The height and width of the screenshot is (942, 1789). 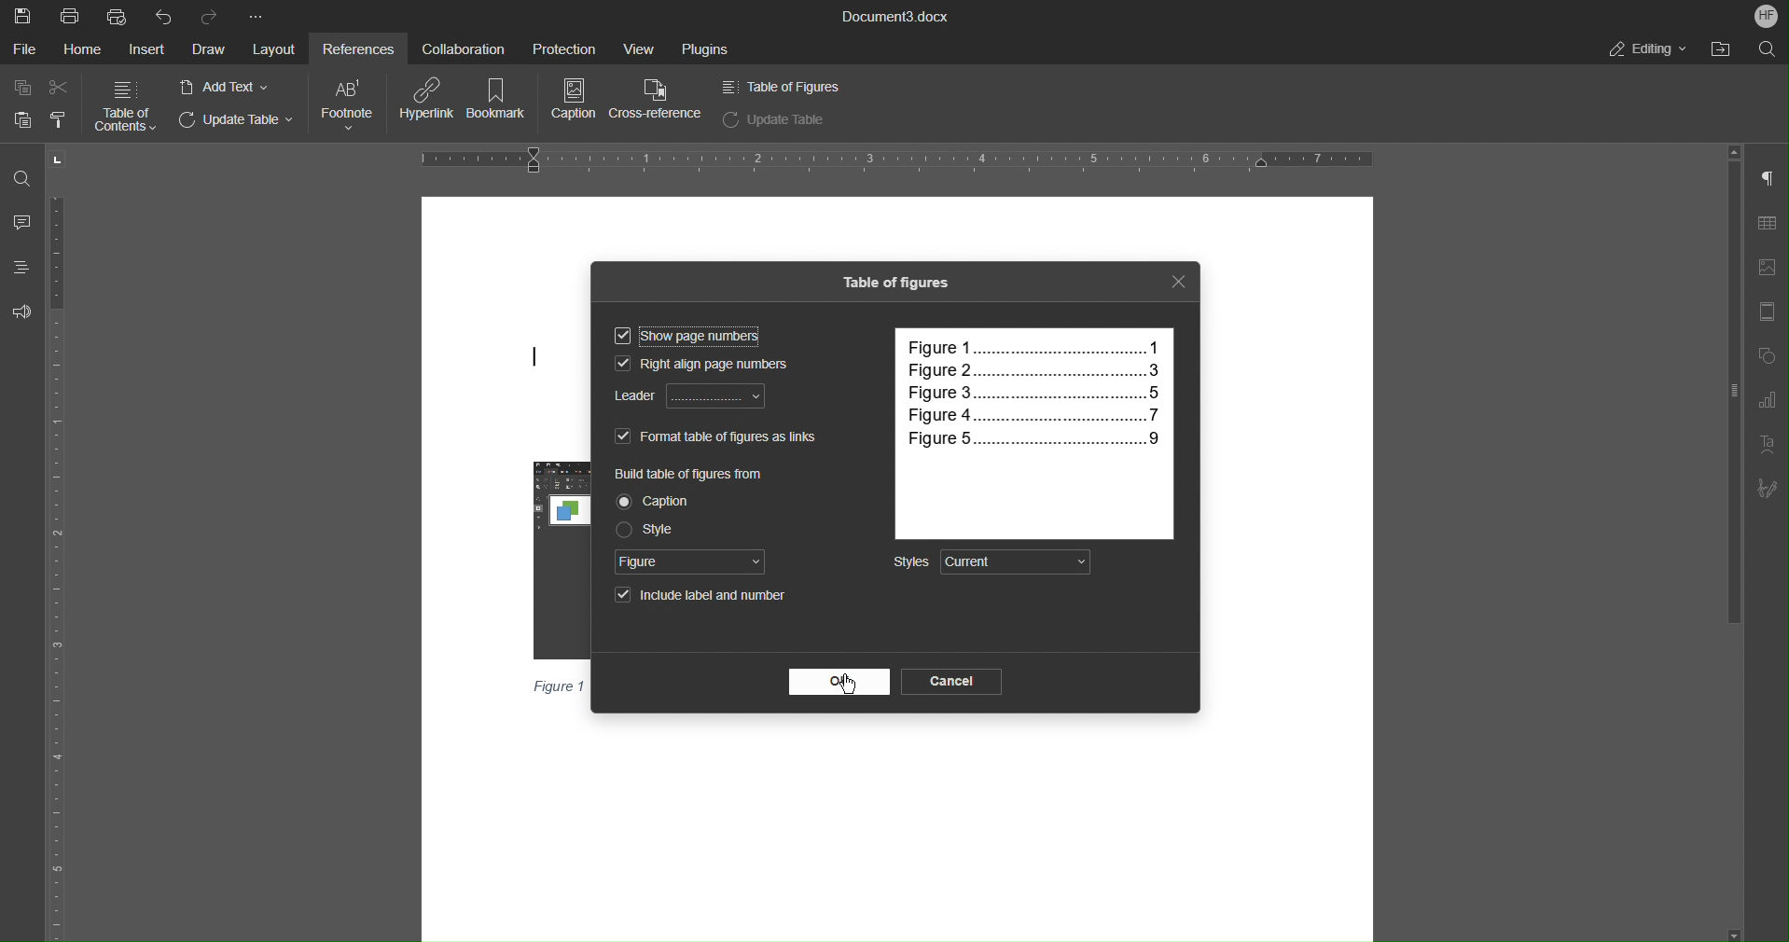 What do you see at coordinates (18, 119) in the screenshot?
I see `Paste` at bounding box center [18, 119].